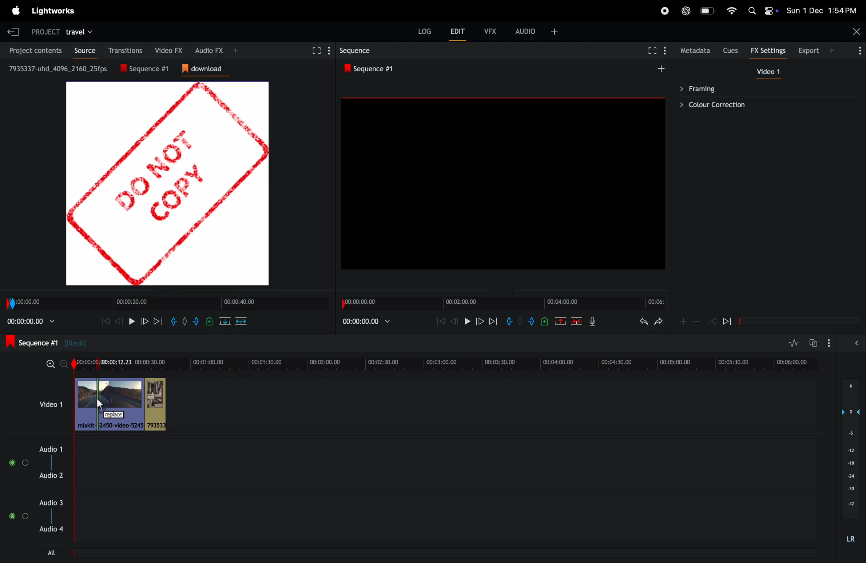 This screenshot has width=866, height=563. I want to click on colour correction, so click(763, 105).